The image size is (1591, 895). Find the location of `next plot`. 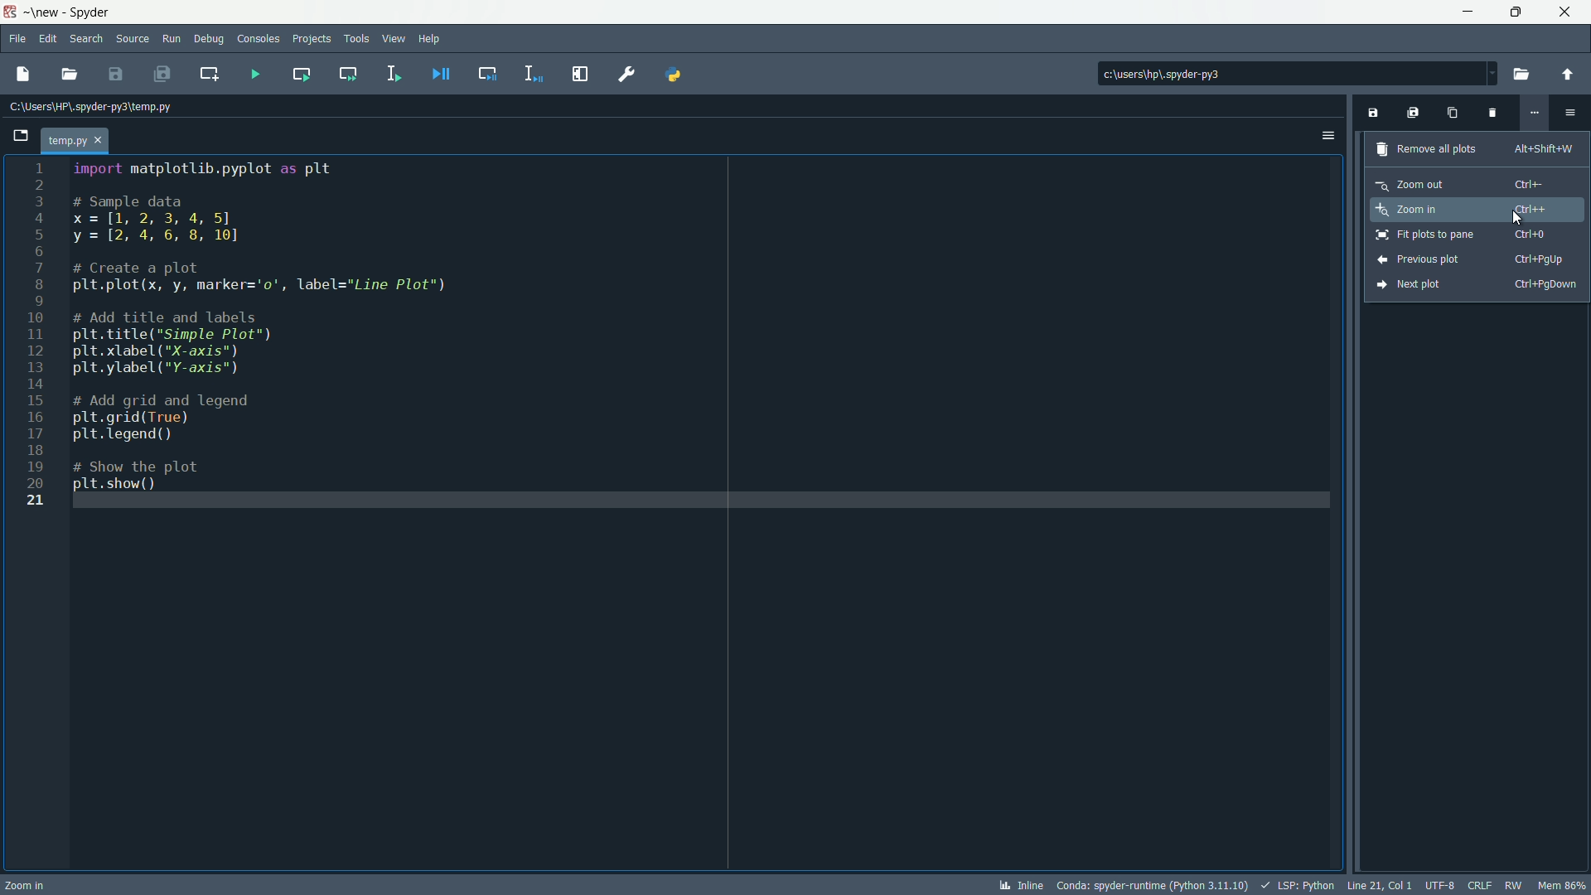

next plot is located at coordinates (1475, 285).